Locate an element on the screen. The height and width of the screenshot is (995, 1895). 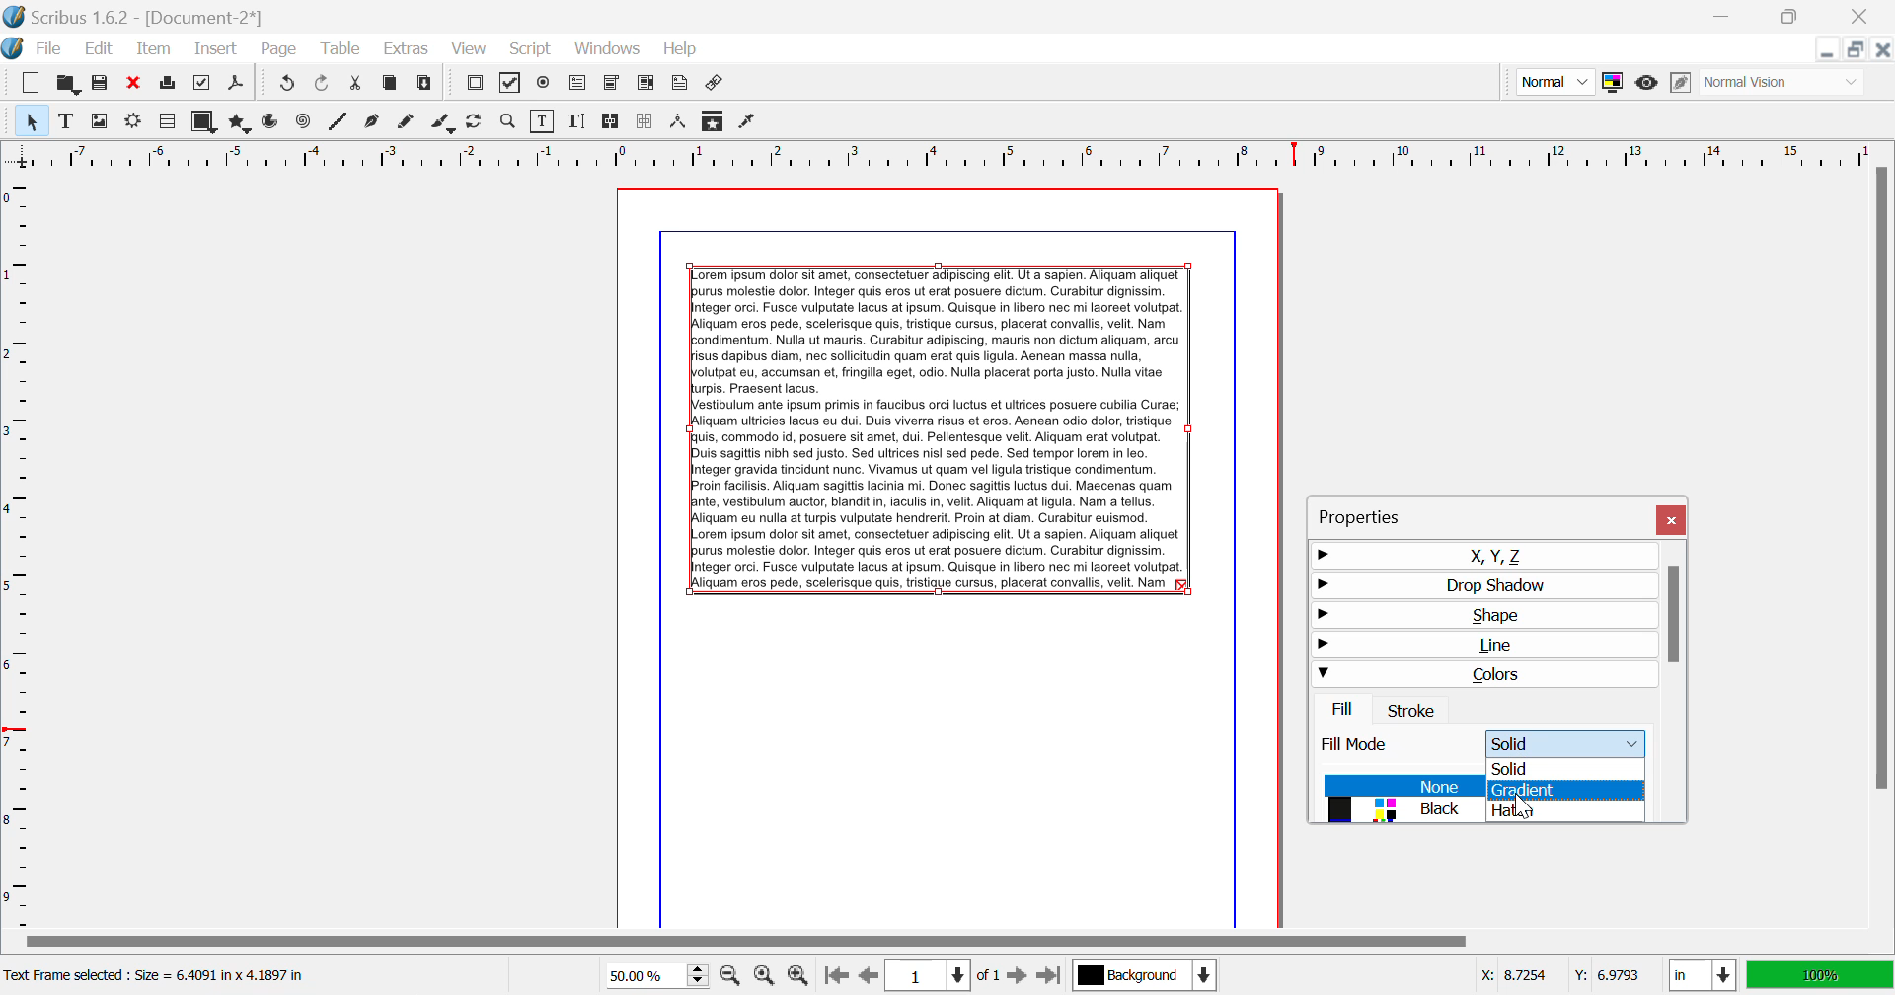
Close is located at coordinates (1883, 48).